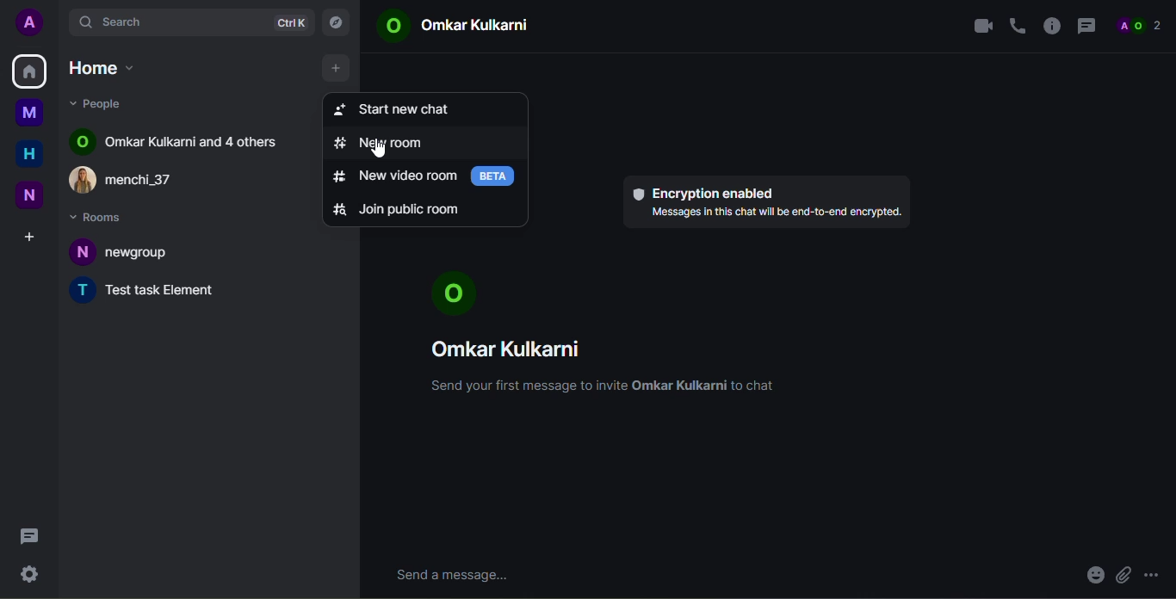  I want to click on add, so click(336, 67).